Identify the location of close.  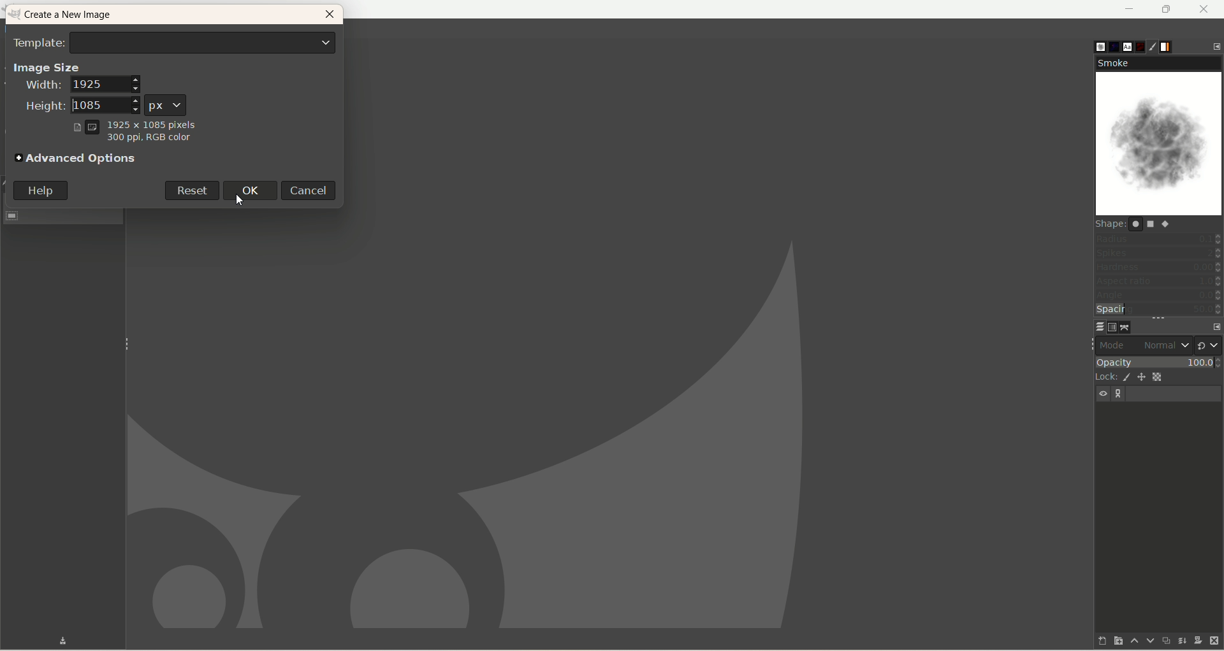
(330, 17).